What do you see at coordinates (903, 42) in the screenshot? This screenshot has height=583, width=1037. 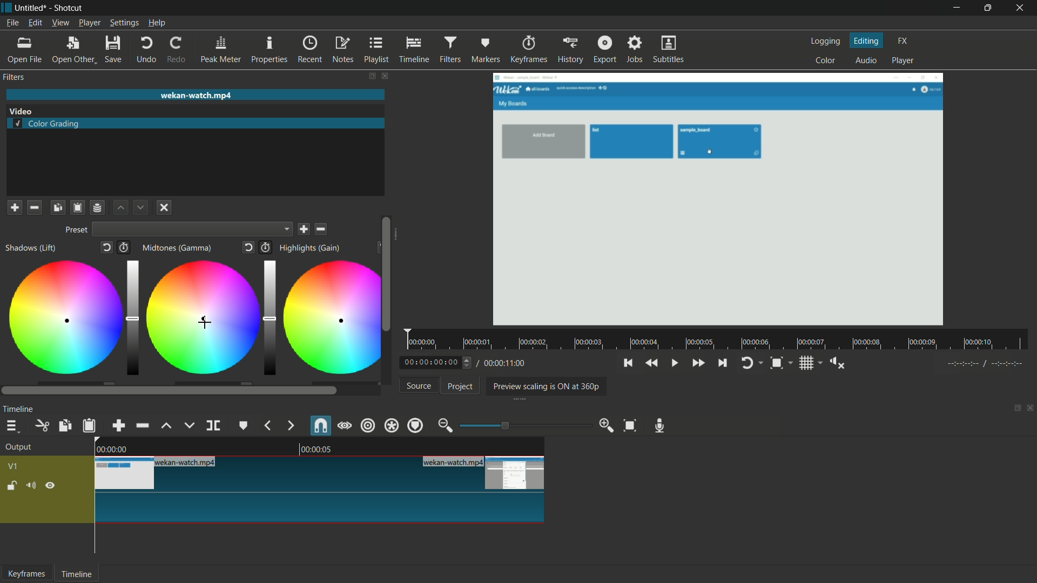 I see `fx` at bounding box center [903, 42].